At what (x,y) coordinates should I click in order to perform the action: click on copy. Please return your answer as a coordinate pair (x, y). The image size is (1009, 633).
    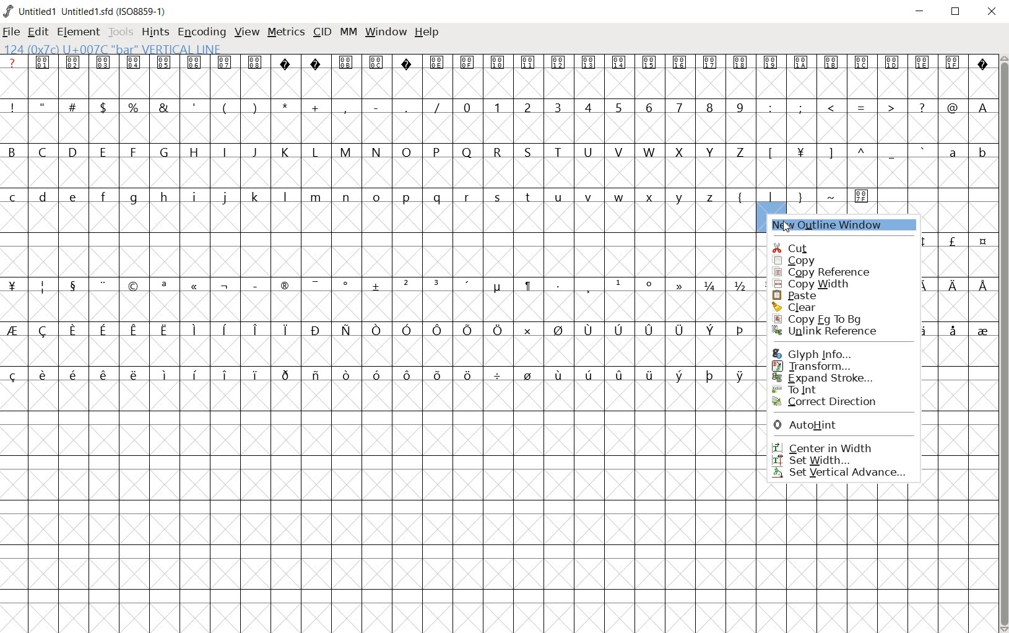
    Looking at the image, I should click on (836, 260).